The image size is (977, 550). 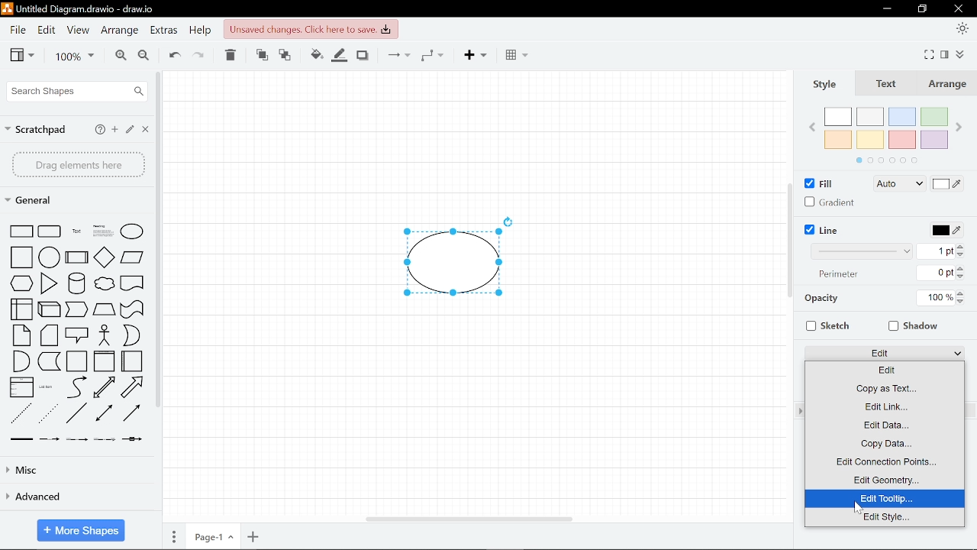 What do you see at coordinates (214, 536) in the screenshot?
I see `Current page` at bounding box center [214, 536].